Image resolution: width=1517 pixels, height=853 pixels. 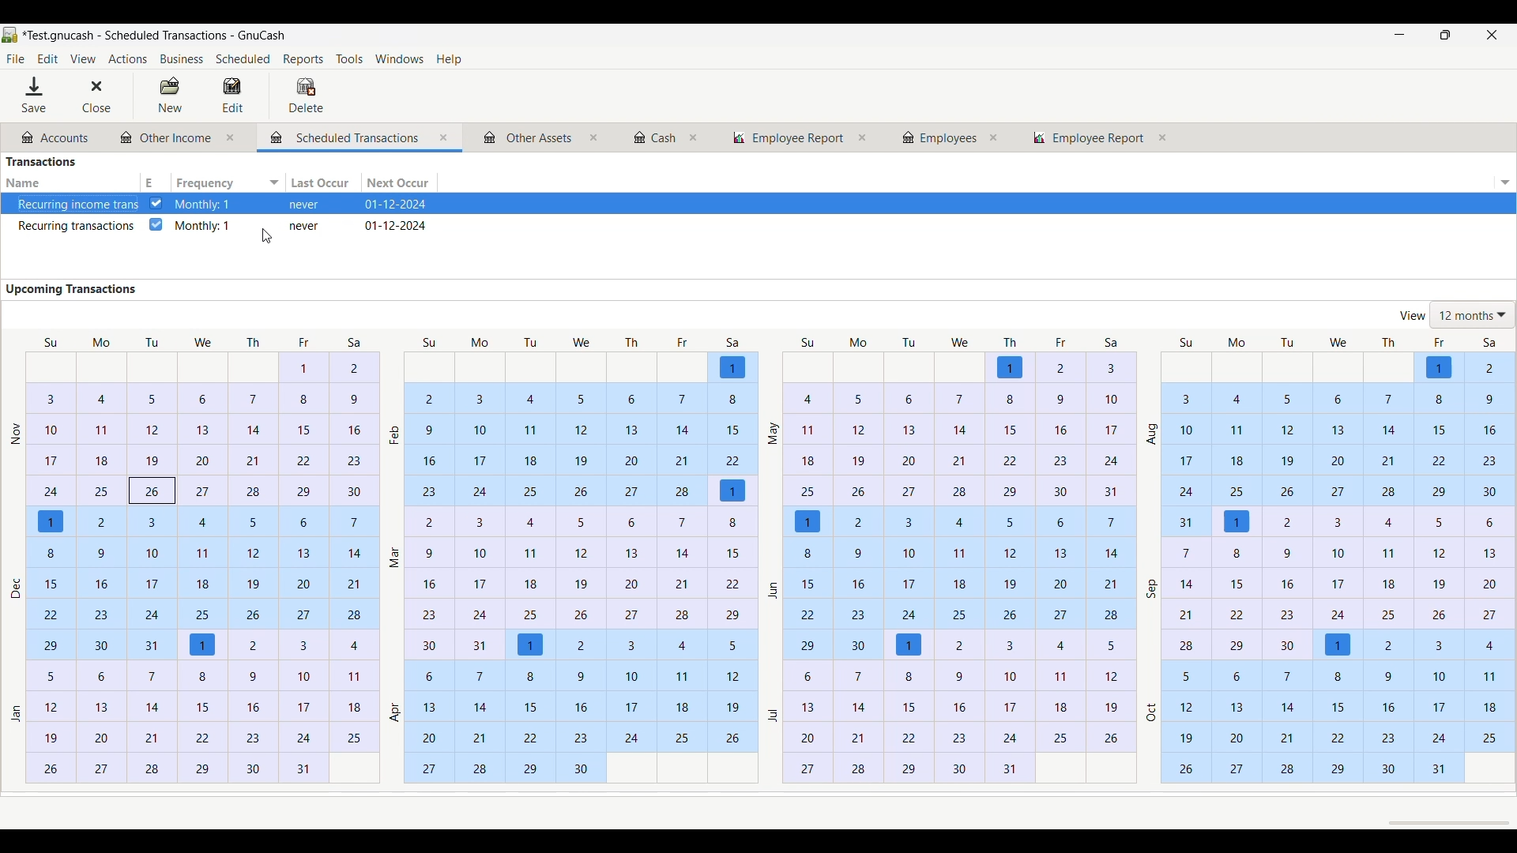 What do you see at coordinates (306, 95) in the screenshot?
I see `Delete` at bounding box center [306, 95].